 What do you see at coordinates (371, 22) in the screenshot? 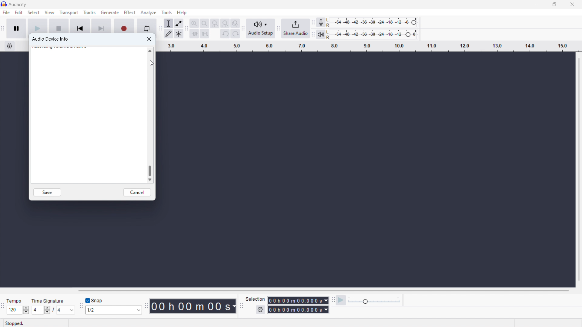
I see `recording level` at bounding box center [371, 22].